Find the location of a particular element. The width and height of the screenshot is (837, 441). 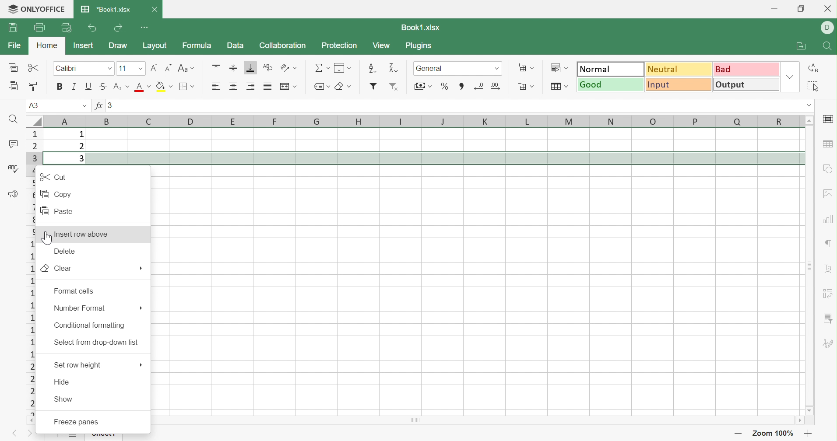

Strikethrough is located at coordinates (102, 86).